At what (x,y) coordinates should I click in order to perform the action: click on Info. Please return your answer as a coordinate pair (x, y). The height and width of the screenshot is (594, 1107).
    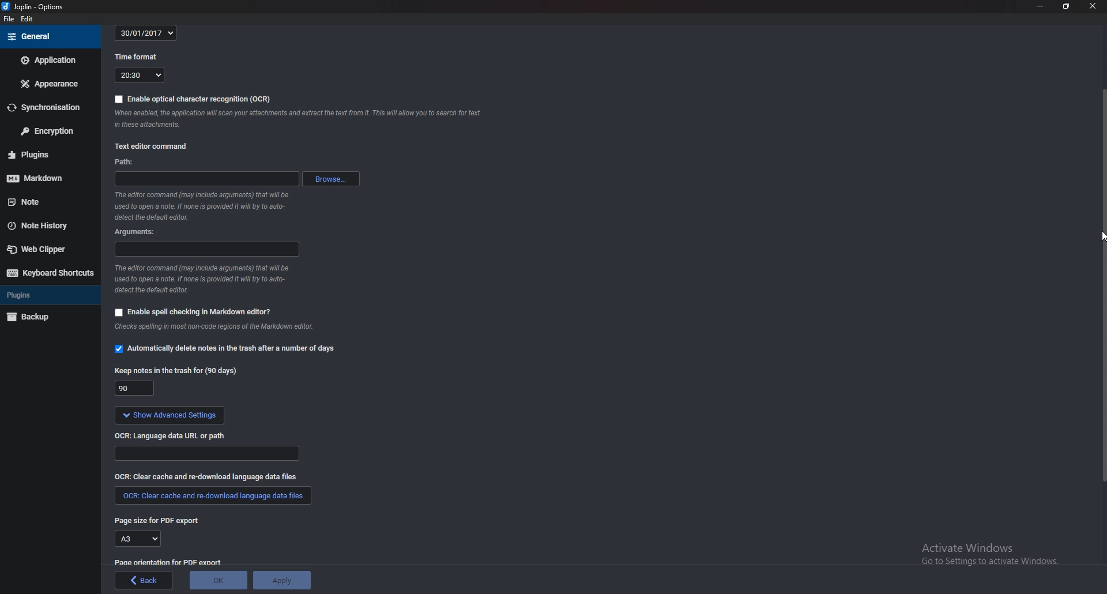
    Looking at the image, I should click on (206, 205).